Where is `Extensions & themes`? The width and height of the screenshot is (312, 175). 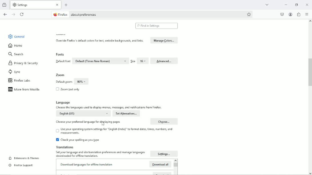
Extensions & themes is located at coordinates (29, 158).